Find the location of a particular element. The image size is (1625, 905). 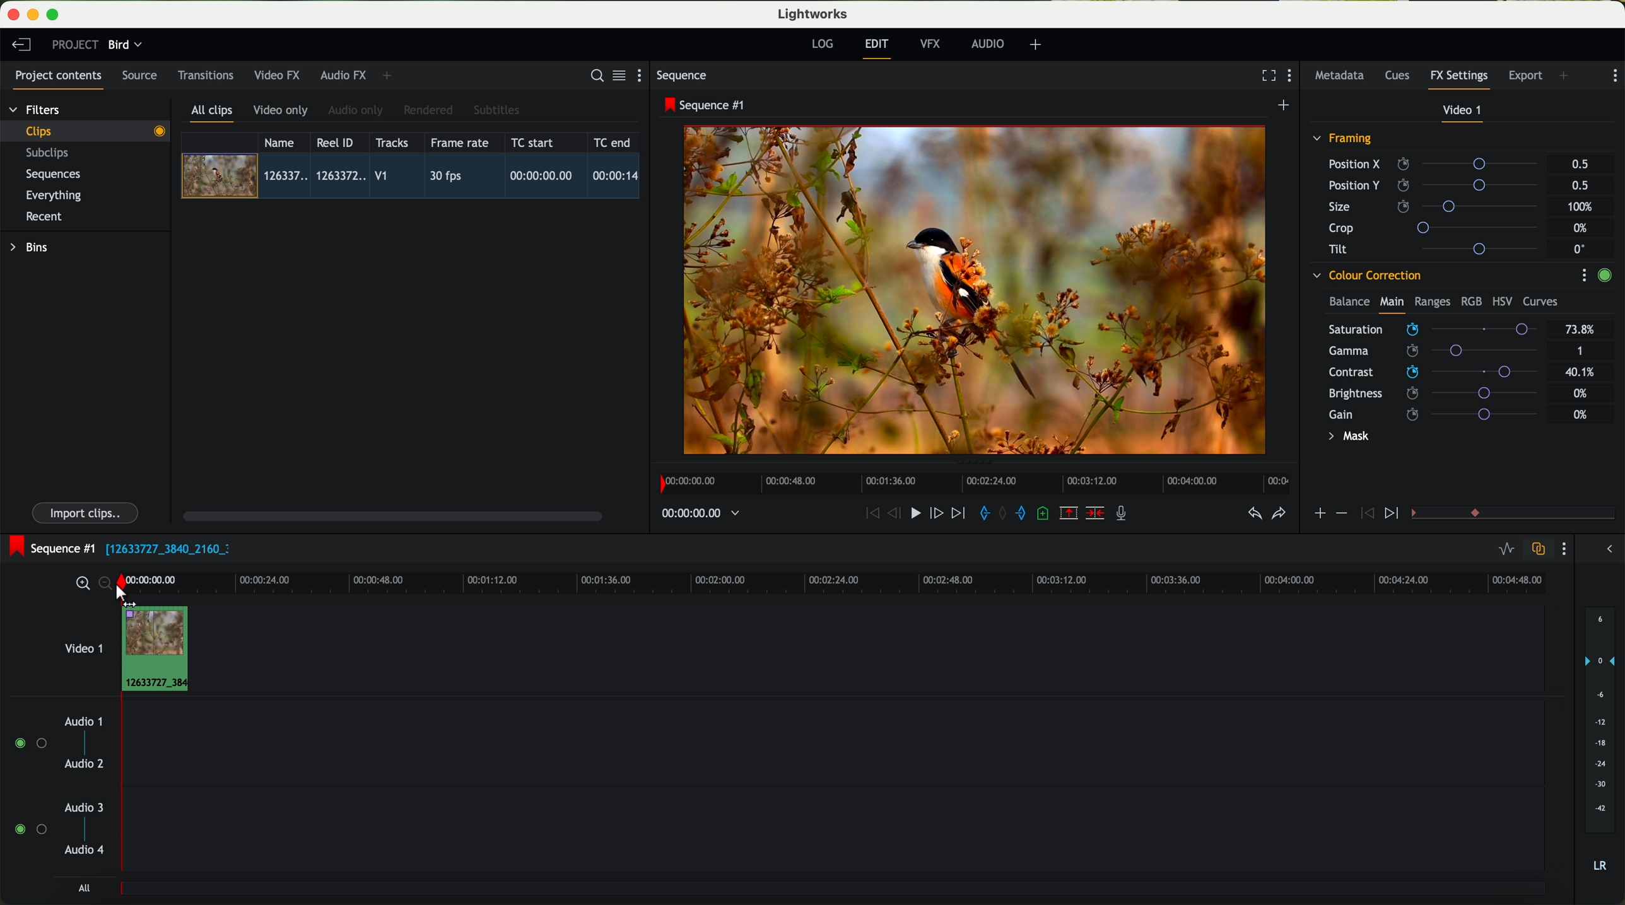

TC end is located at coordinates (613, 142).